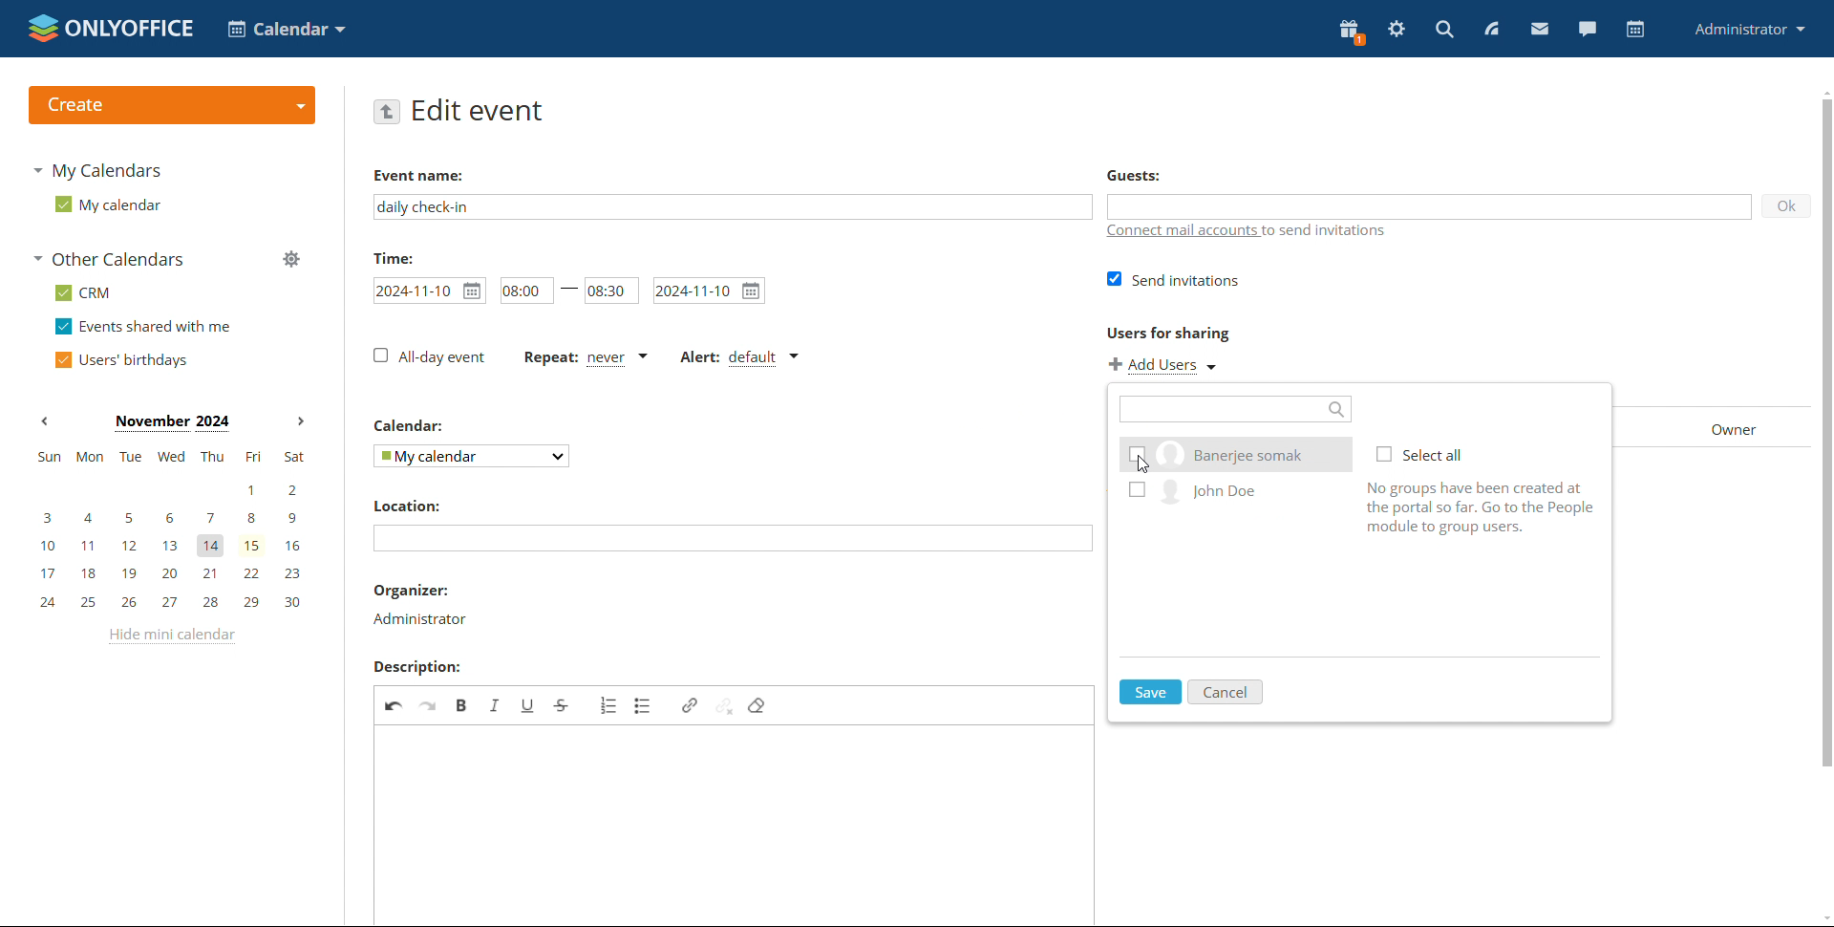 The image size is (1834, 927). Describe the element at coordinates (736, 825) in the screenshot. I see `add description` at that location.